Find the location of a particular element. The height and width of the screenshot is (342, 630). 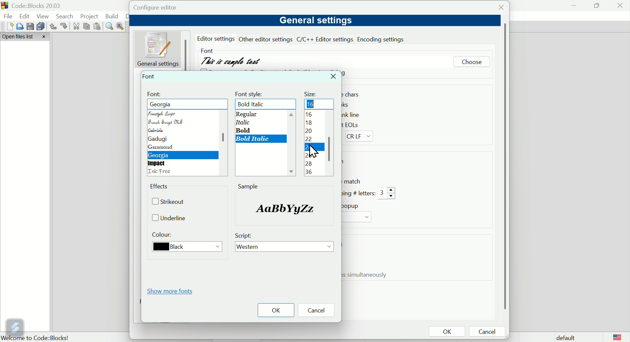

Black is located at coordinates (184, 247).